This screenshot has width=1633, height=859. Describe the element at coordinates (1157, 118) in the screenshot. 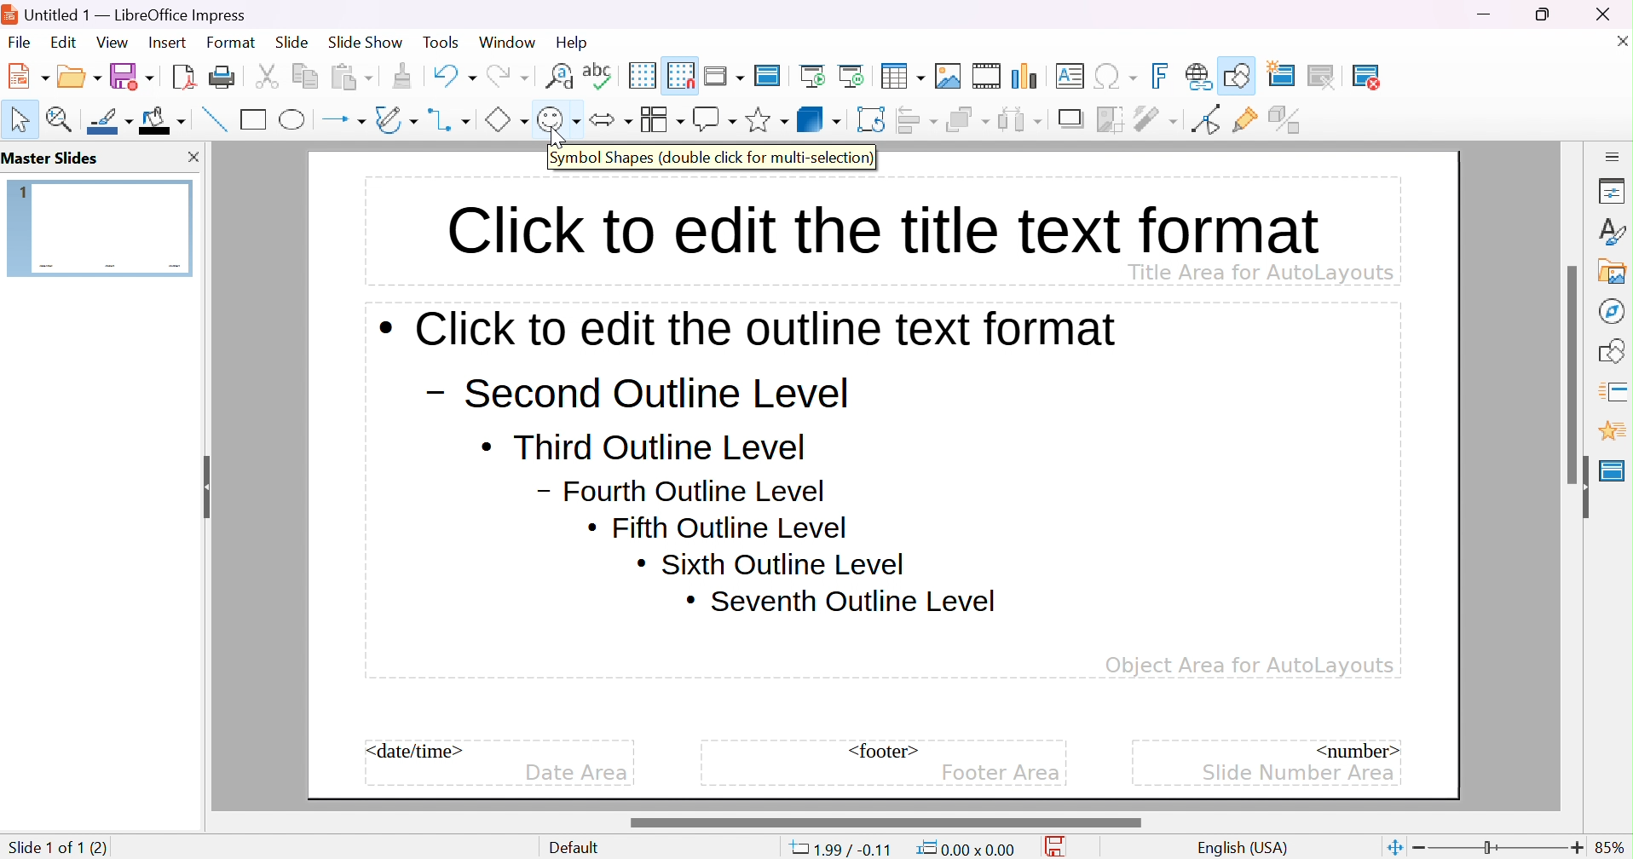

I see `filter` at that location.